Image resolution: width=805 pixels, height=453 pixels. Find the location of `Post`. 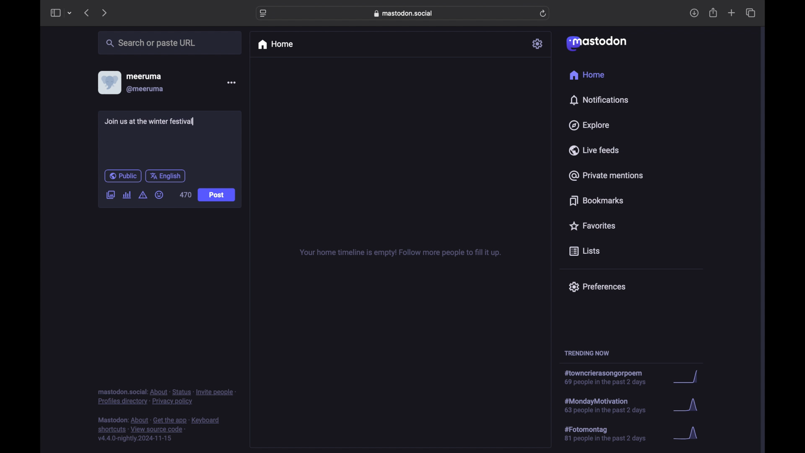

Post is located at coordinates (217, 195).